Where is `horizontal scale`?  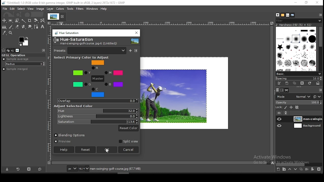
horizontal scale is located at coordinates (49, 93).